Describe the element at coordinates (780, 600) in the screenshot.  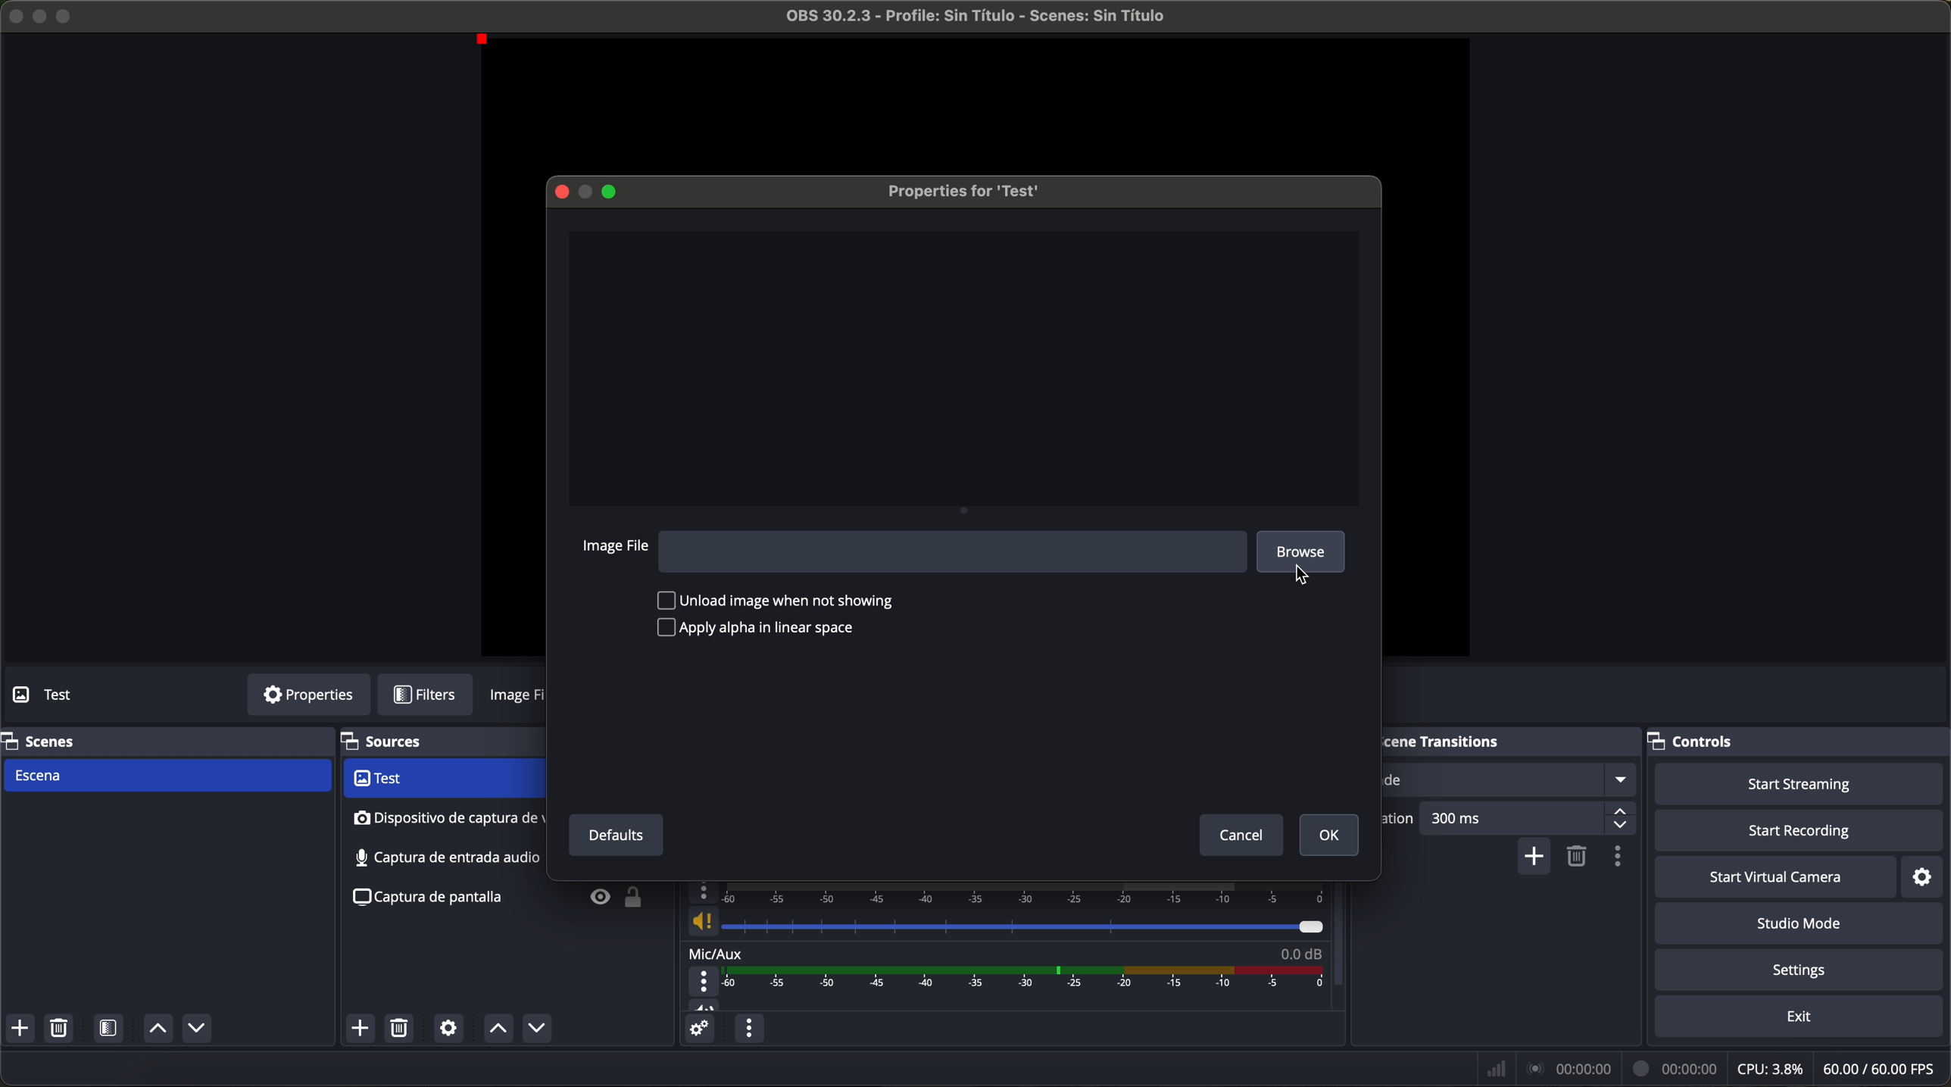
I see `unload image when not showing` at that location.